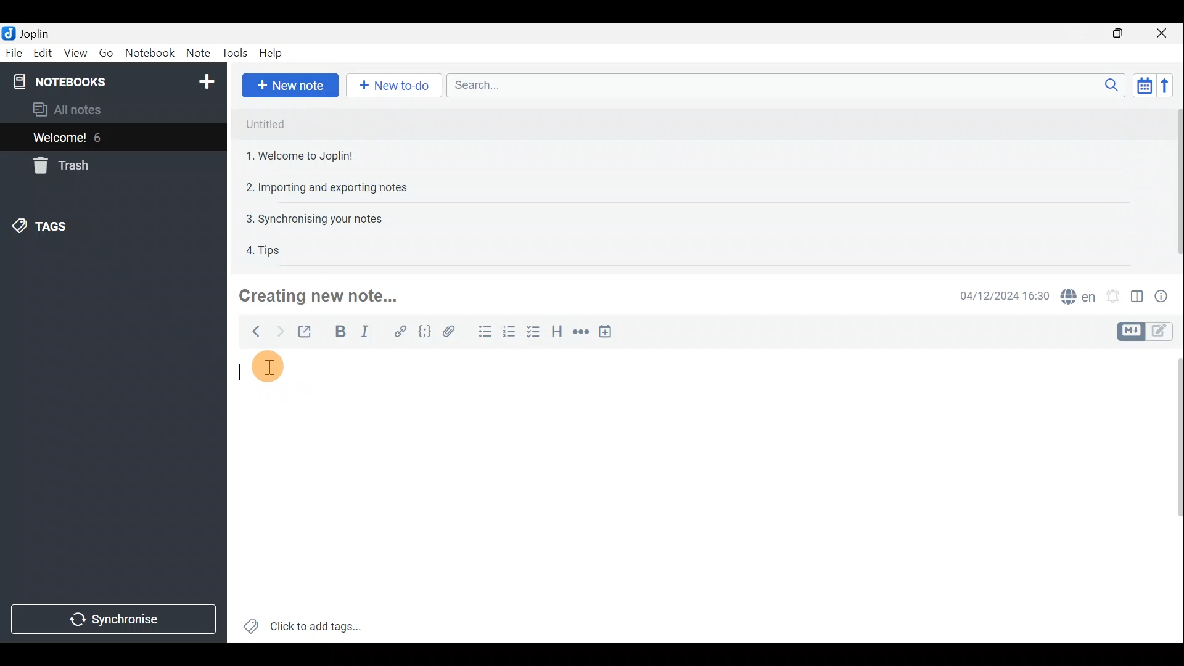 This screenshot has width=1184, height=666. I want to click on Insert time, so click(608, 334).